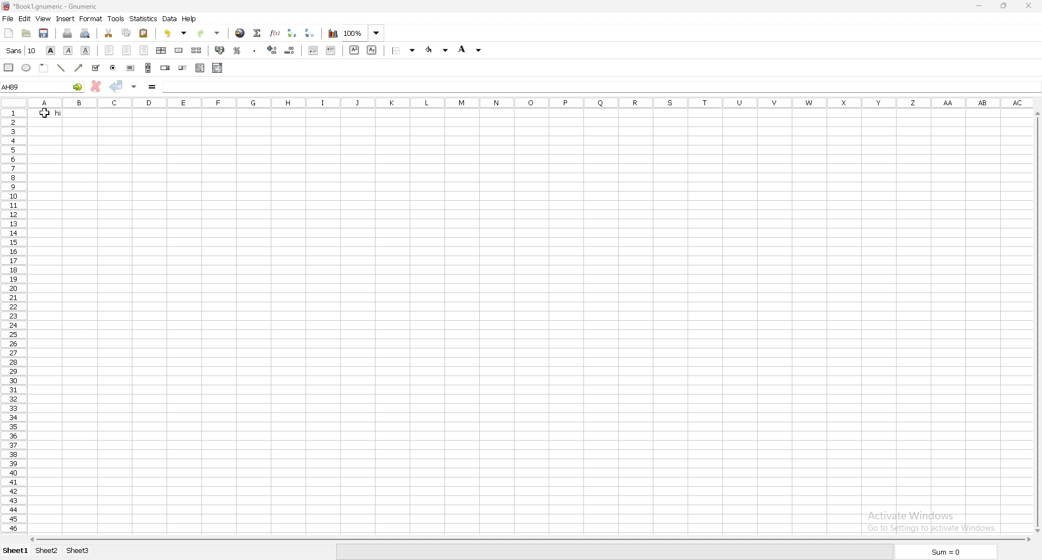  What do you see at coordinates (44, 67) in the screenshot?
I see `frame` at bounding box center [44, 67].